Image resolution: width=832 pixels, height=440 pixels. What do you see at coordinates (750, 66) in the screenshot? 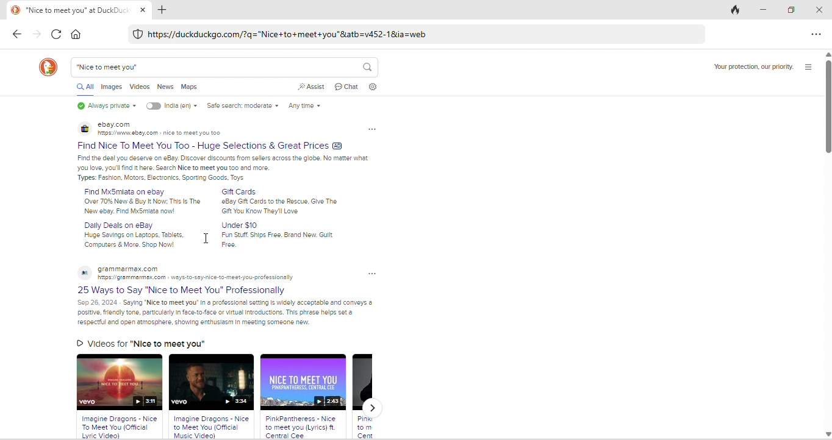
I see `text` at bounding box center [750, 66].